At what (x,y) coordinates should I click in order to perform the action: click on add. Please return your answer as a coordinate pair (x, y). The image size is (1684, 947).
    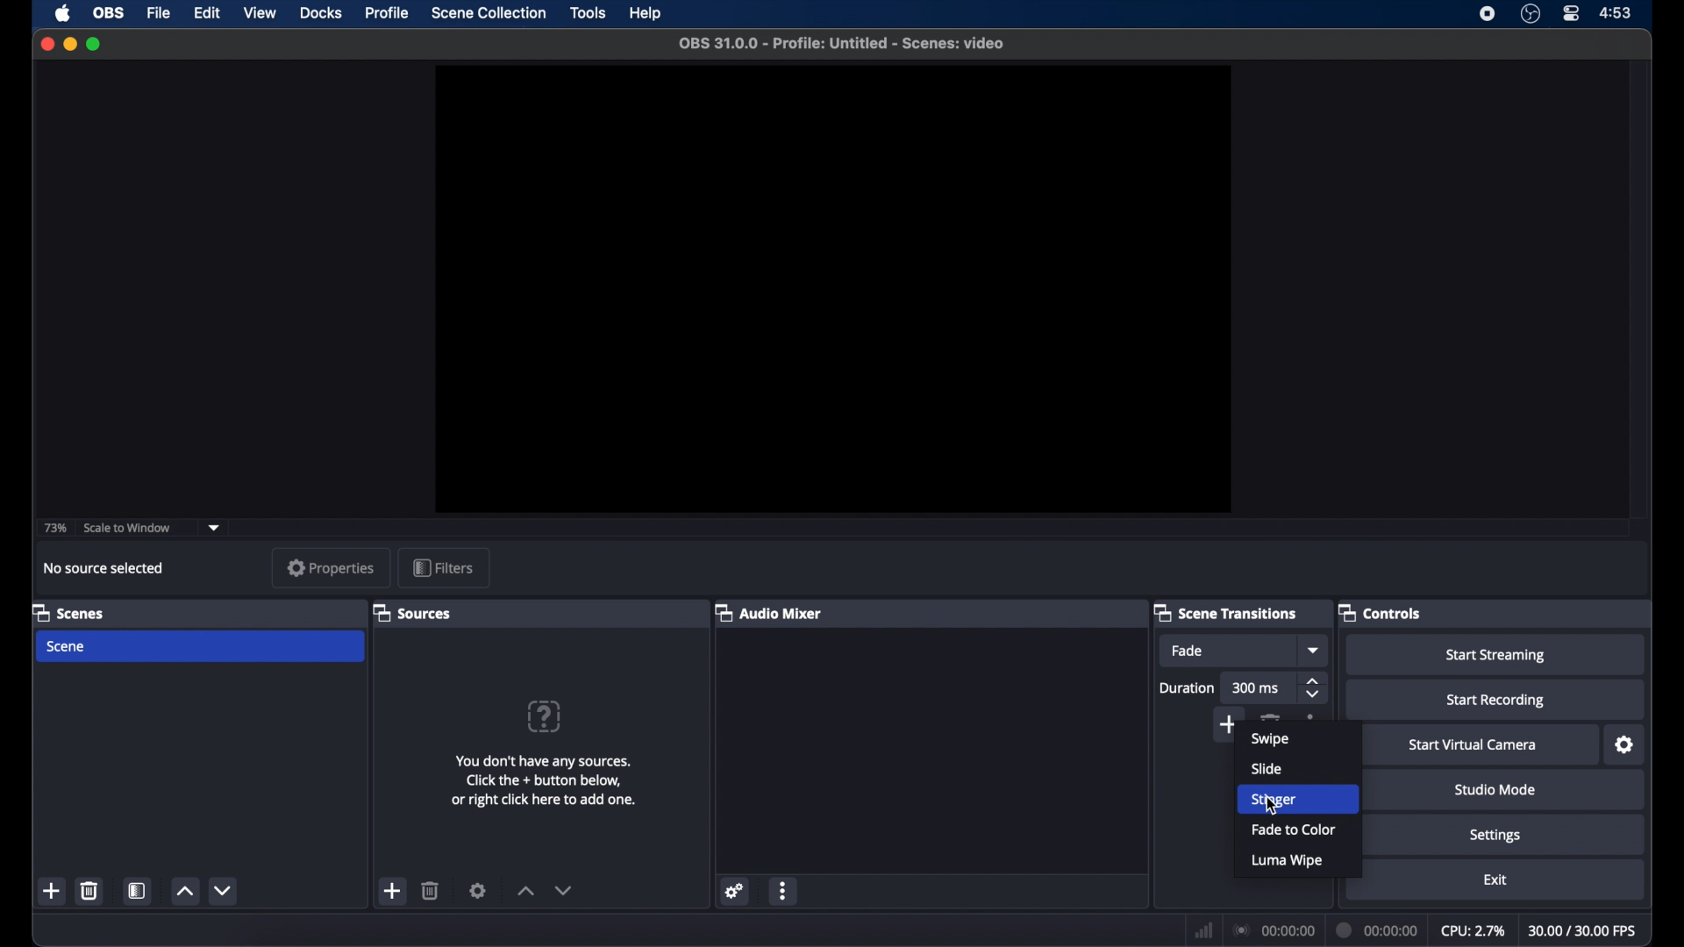
    Looking at the image, I should click on (390, 891).